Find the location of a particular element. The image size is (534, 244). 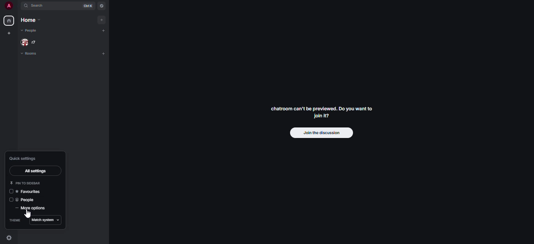

add is located at coordinates (101, 20).